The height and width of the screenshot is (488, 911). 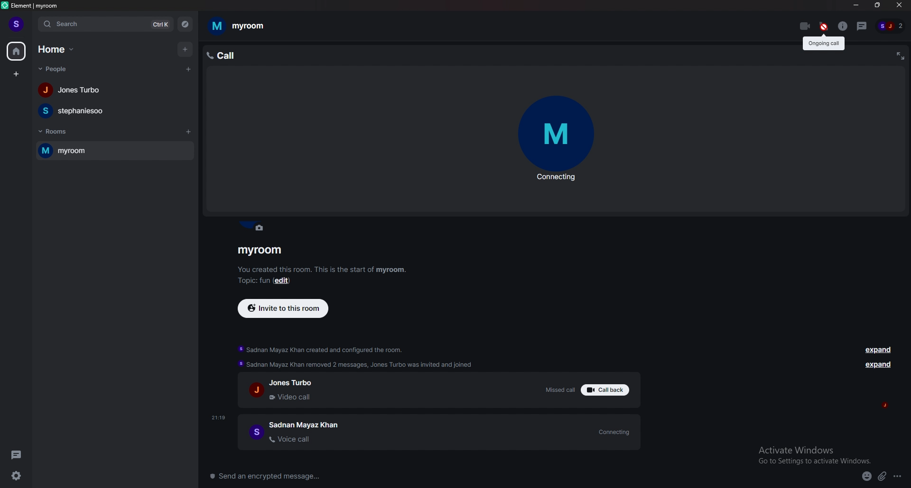 What do you see at coordinates (75, 24) in the screenshot?
I see `search` at bounding box center [75, 24].